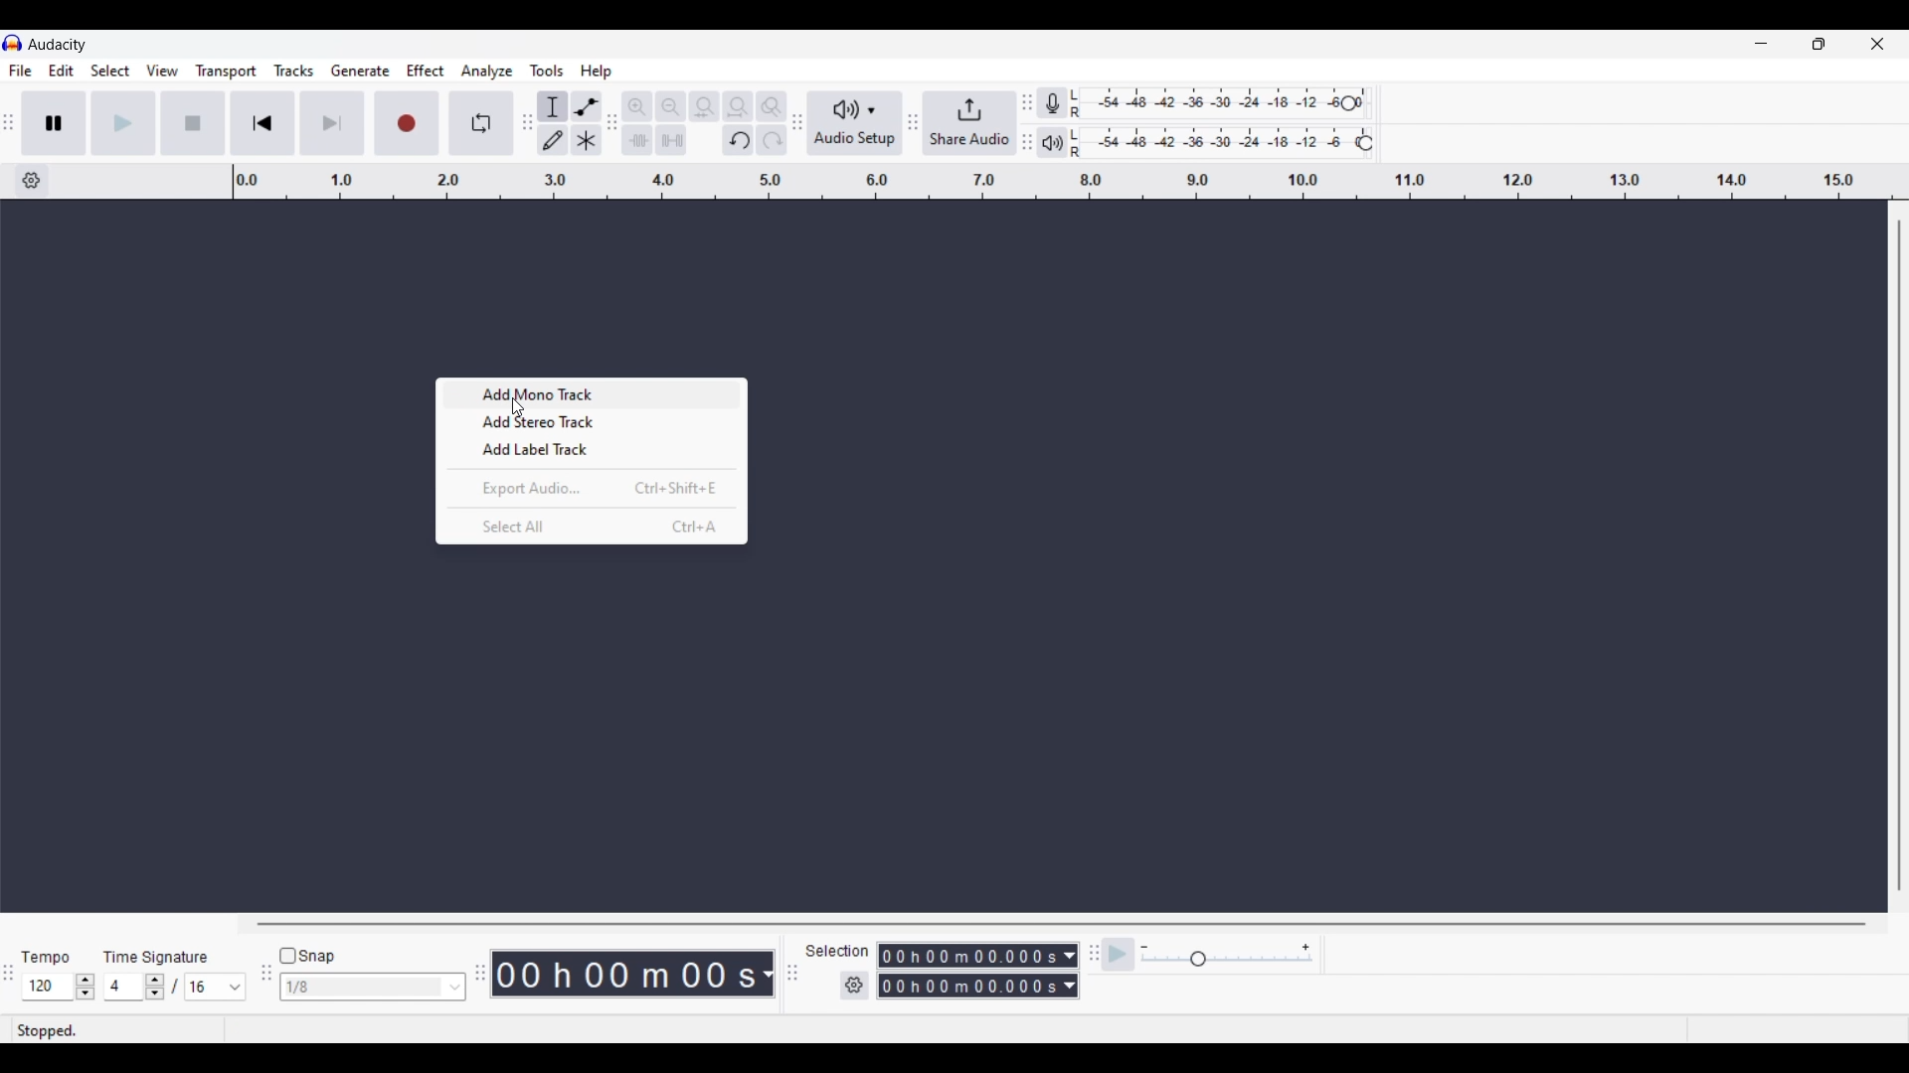 Image resolution: width=1909 pixels, height=1073 pixels. I want to click on Zoom in, so click(636, 106).